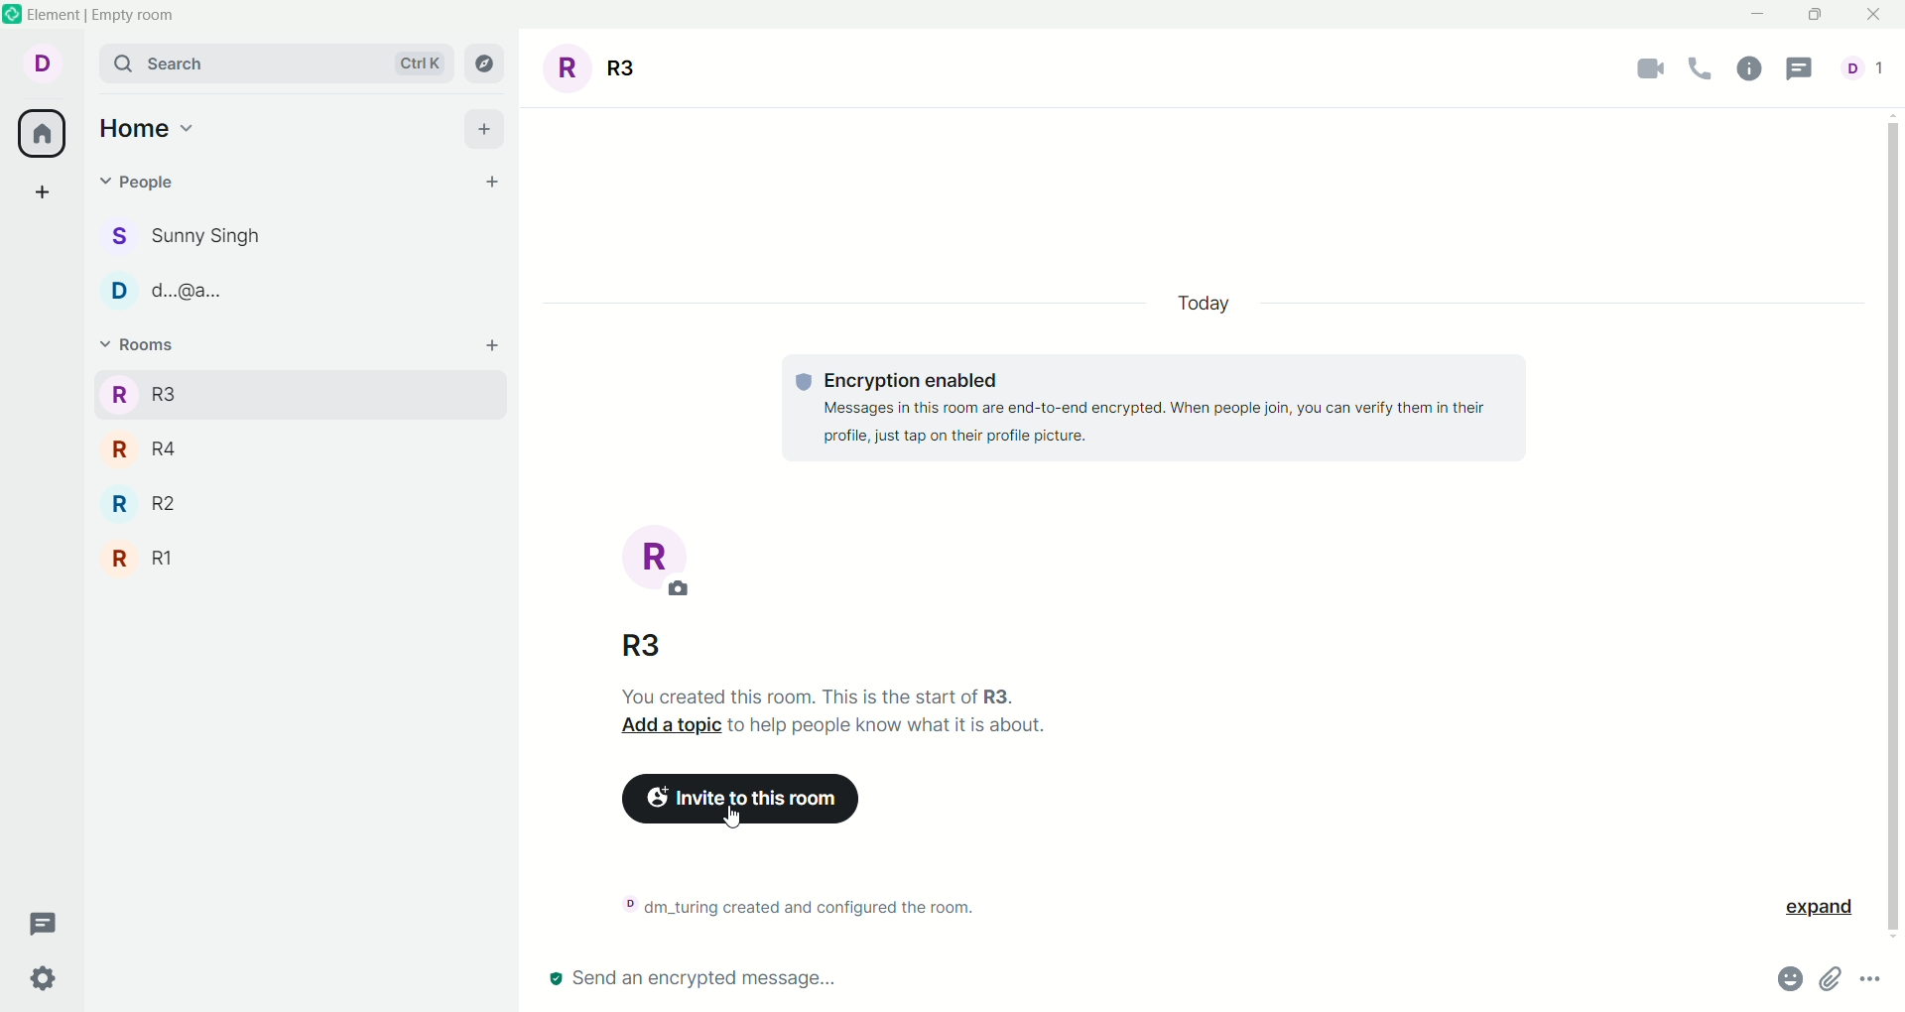  What do you see at coordinates (44, 133) in the screenshot?
I see `all rooms` at bounding box center [44, 133].